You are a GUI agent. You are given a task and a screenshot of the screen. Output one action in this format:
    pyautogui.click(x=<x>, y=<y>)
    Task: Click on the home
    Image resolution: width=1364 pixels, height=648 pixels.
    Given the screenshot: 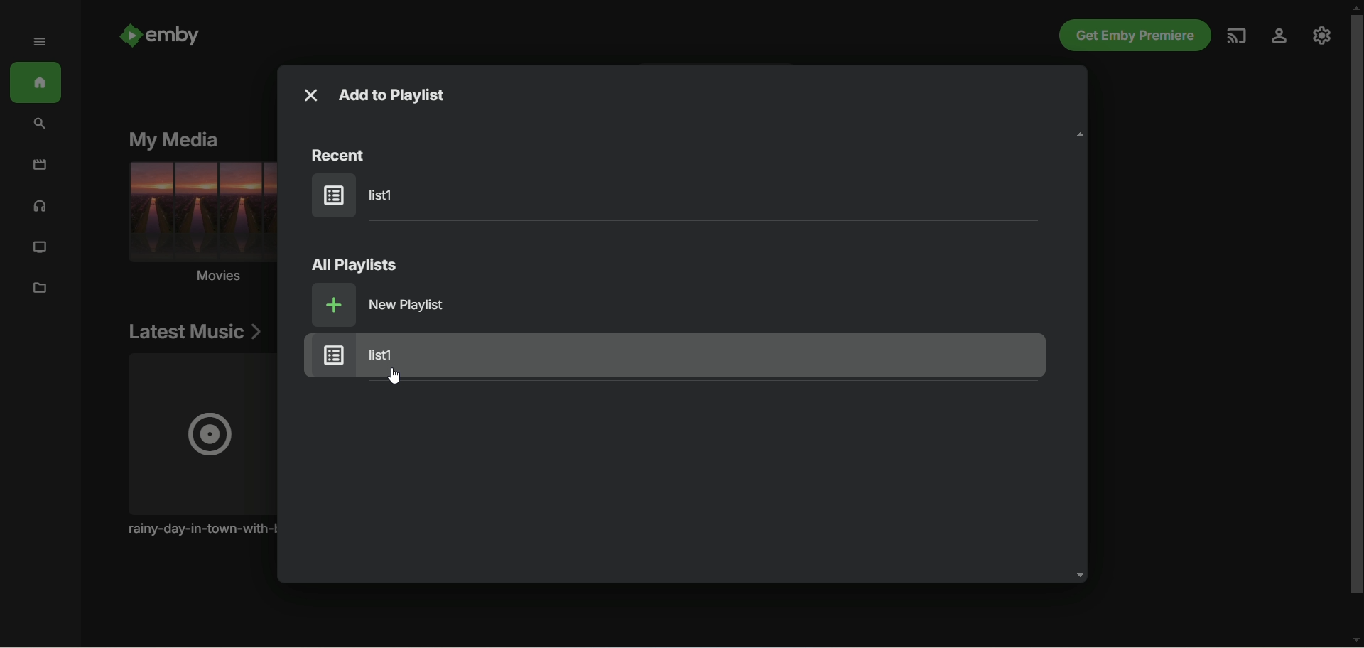 What is the action you would take?
    pyautogui.click(x=36, y=82)
    